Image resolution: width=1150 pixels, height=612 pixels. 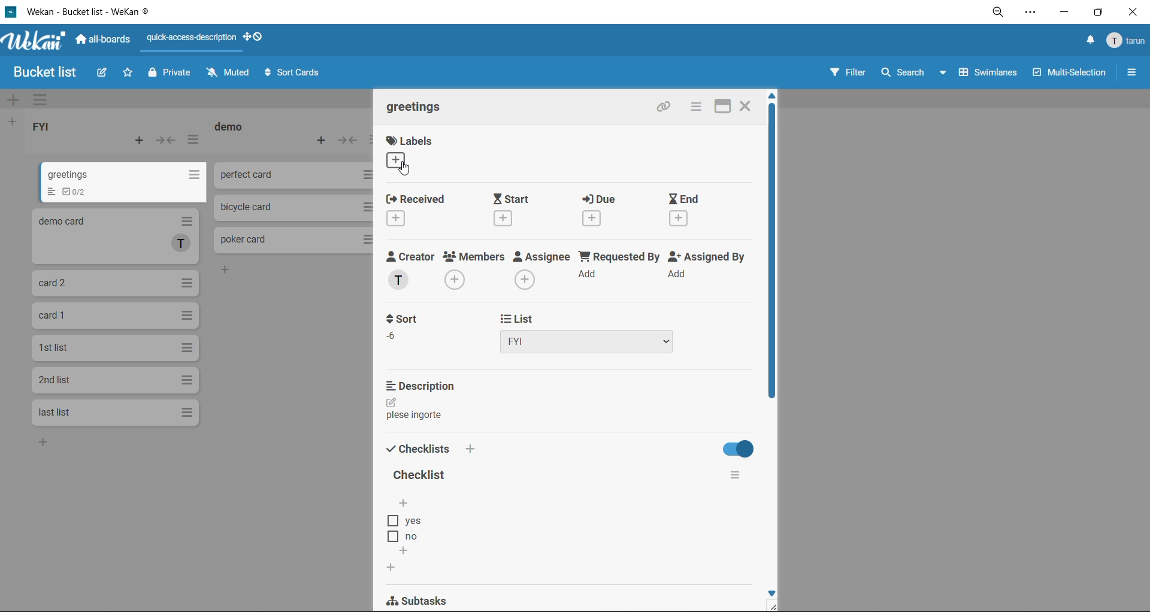 I want to click on checklist actions, so click(x=732, y=476).